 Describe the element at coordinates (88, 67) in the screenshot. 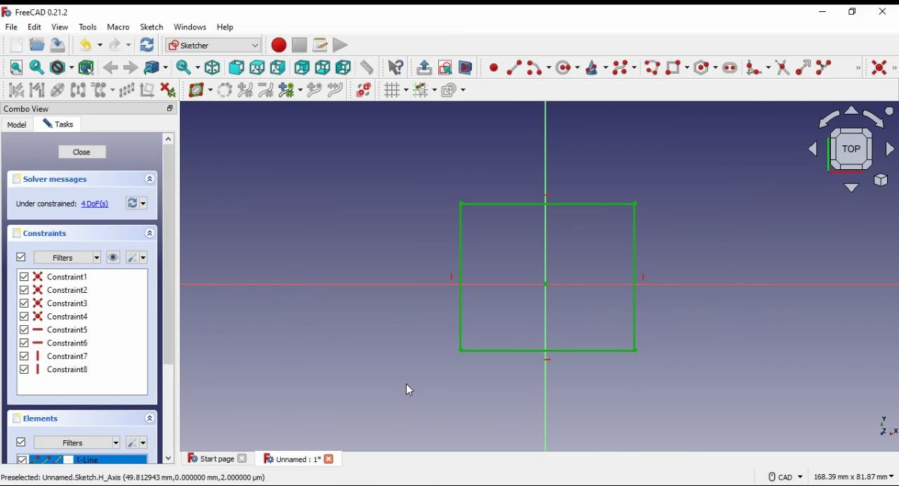

I see `select associated geometry` at that location.